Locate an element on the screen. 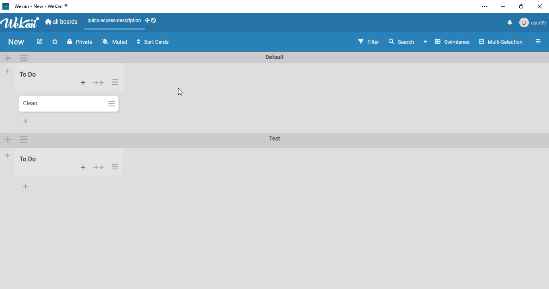 This screenshot has width=549, height=289. collapse is located at coordinates (98, 83).